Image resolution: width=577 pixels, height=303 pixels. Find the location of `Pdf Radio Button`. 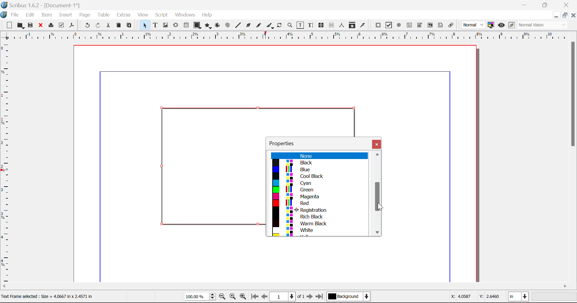

Pdf Radio Button is located at coordinates (399, 25).